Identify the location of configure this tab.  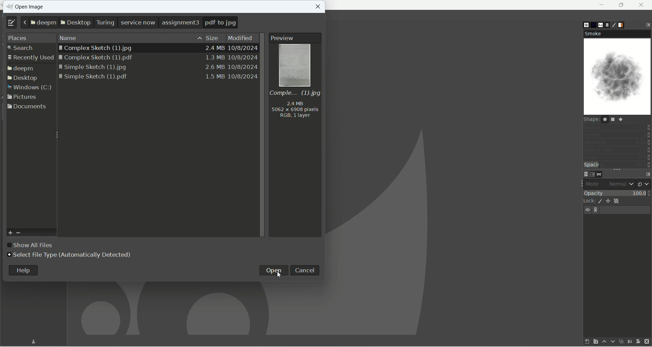
(648, 24).